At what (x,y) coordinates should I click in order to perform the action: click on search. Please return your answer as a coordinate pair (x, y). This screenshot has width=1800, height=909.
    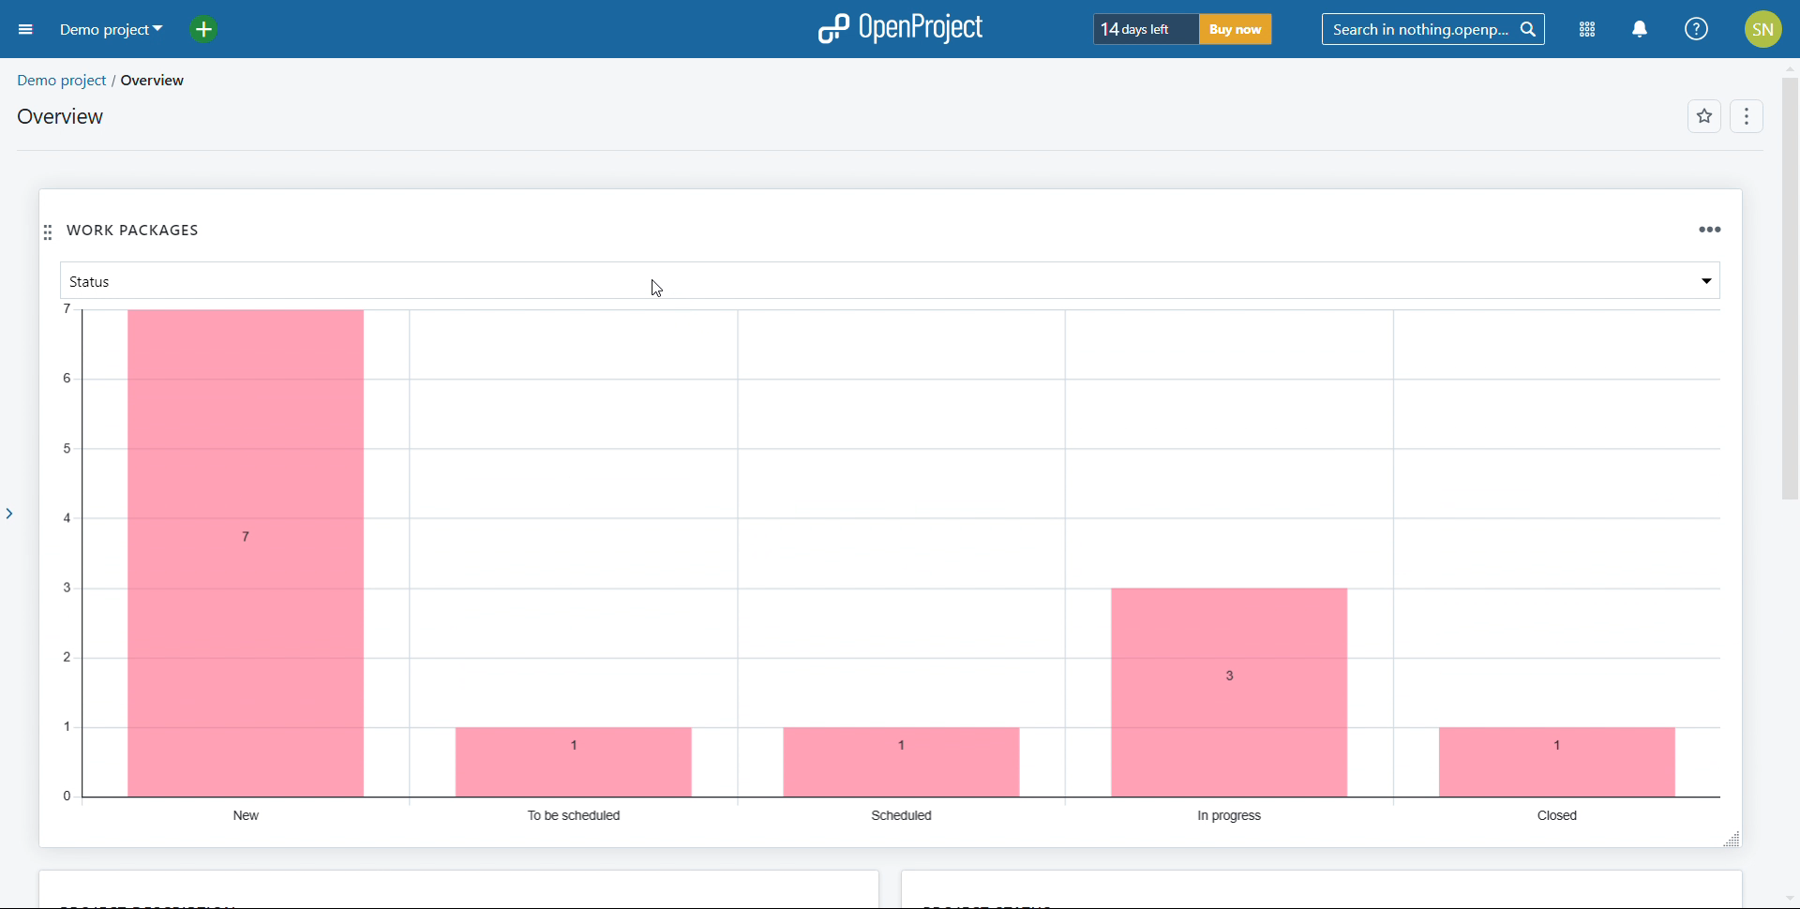
    Looking at the image, I should click on (1433, 30).